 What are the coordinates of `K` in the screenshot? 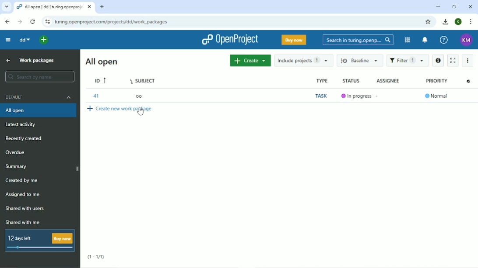 It's located at (458, 22).